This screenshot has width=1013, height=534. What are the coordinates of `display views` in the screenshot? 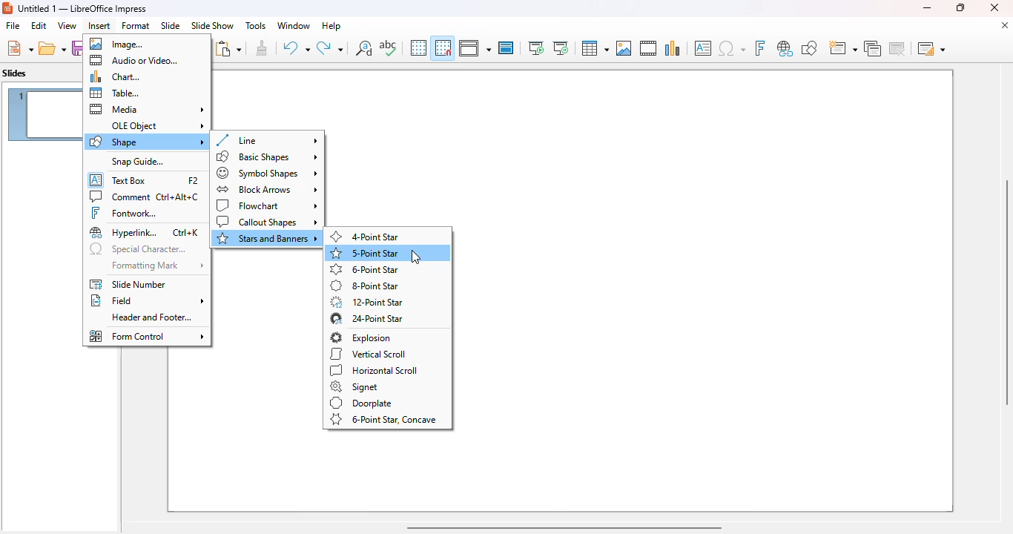 It's located at (475, 48).